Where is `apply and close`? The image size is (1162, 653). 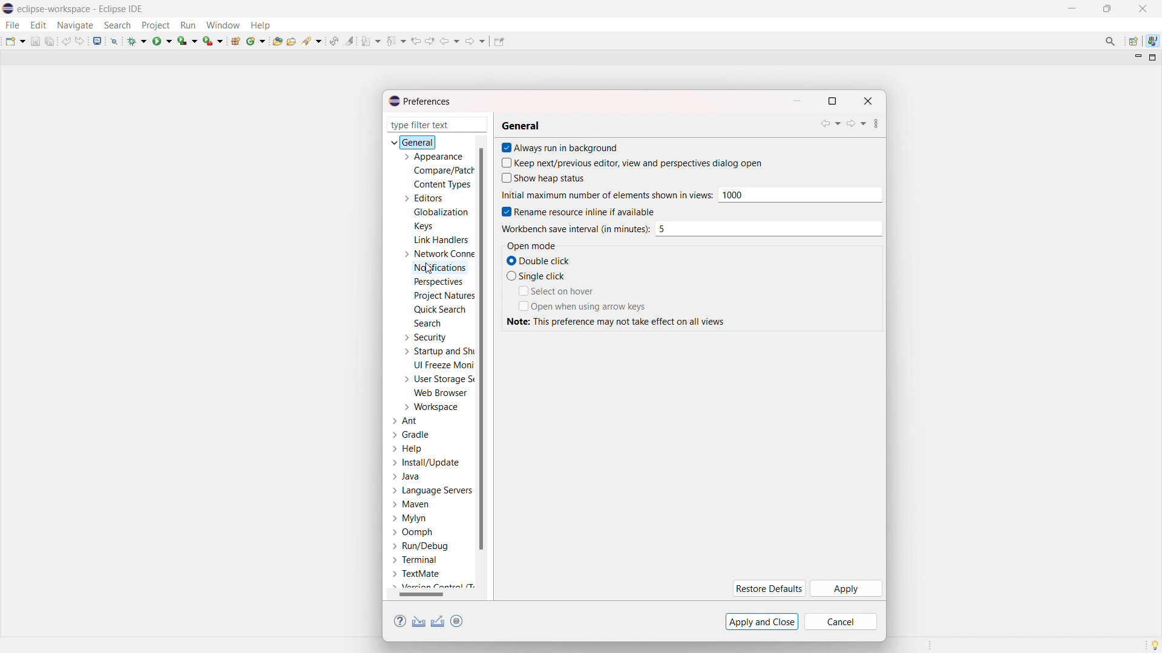 apply and close is located at coordinates (762, 622).